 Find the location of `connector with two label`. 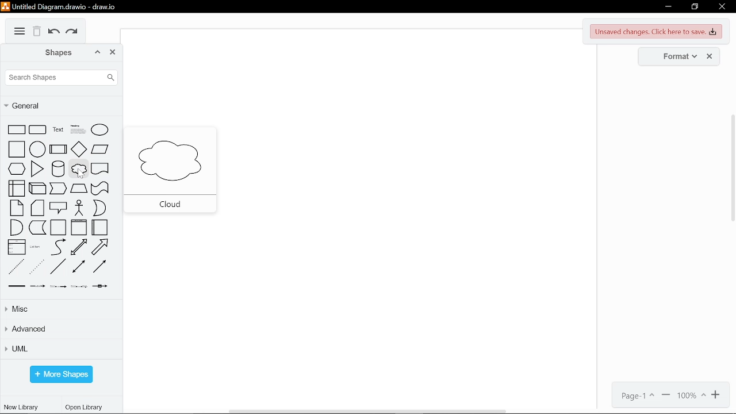

connector with two label is located at coordinates (59, 286).